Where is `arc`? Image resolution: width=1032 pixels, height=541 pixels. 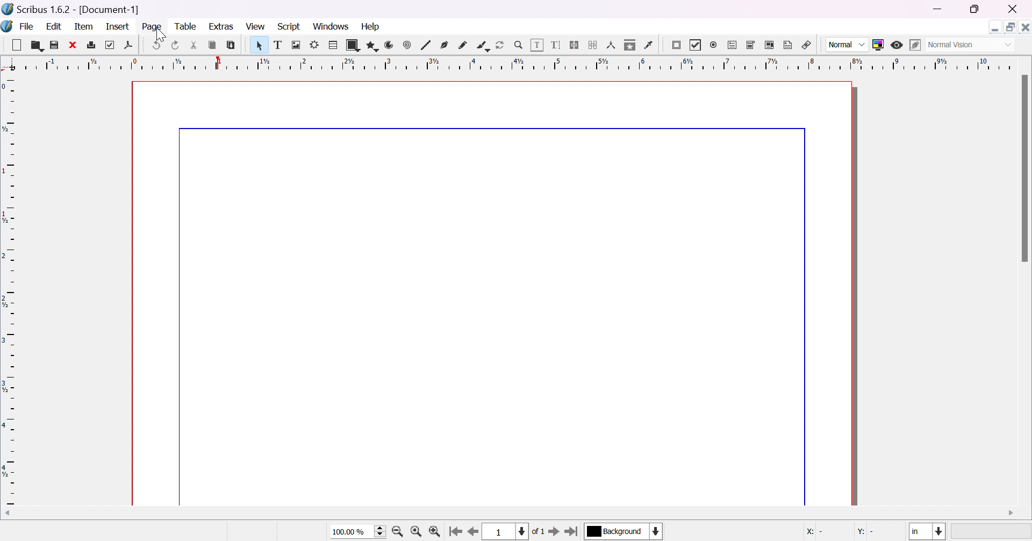
arc is located at coordinates (390, 47).